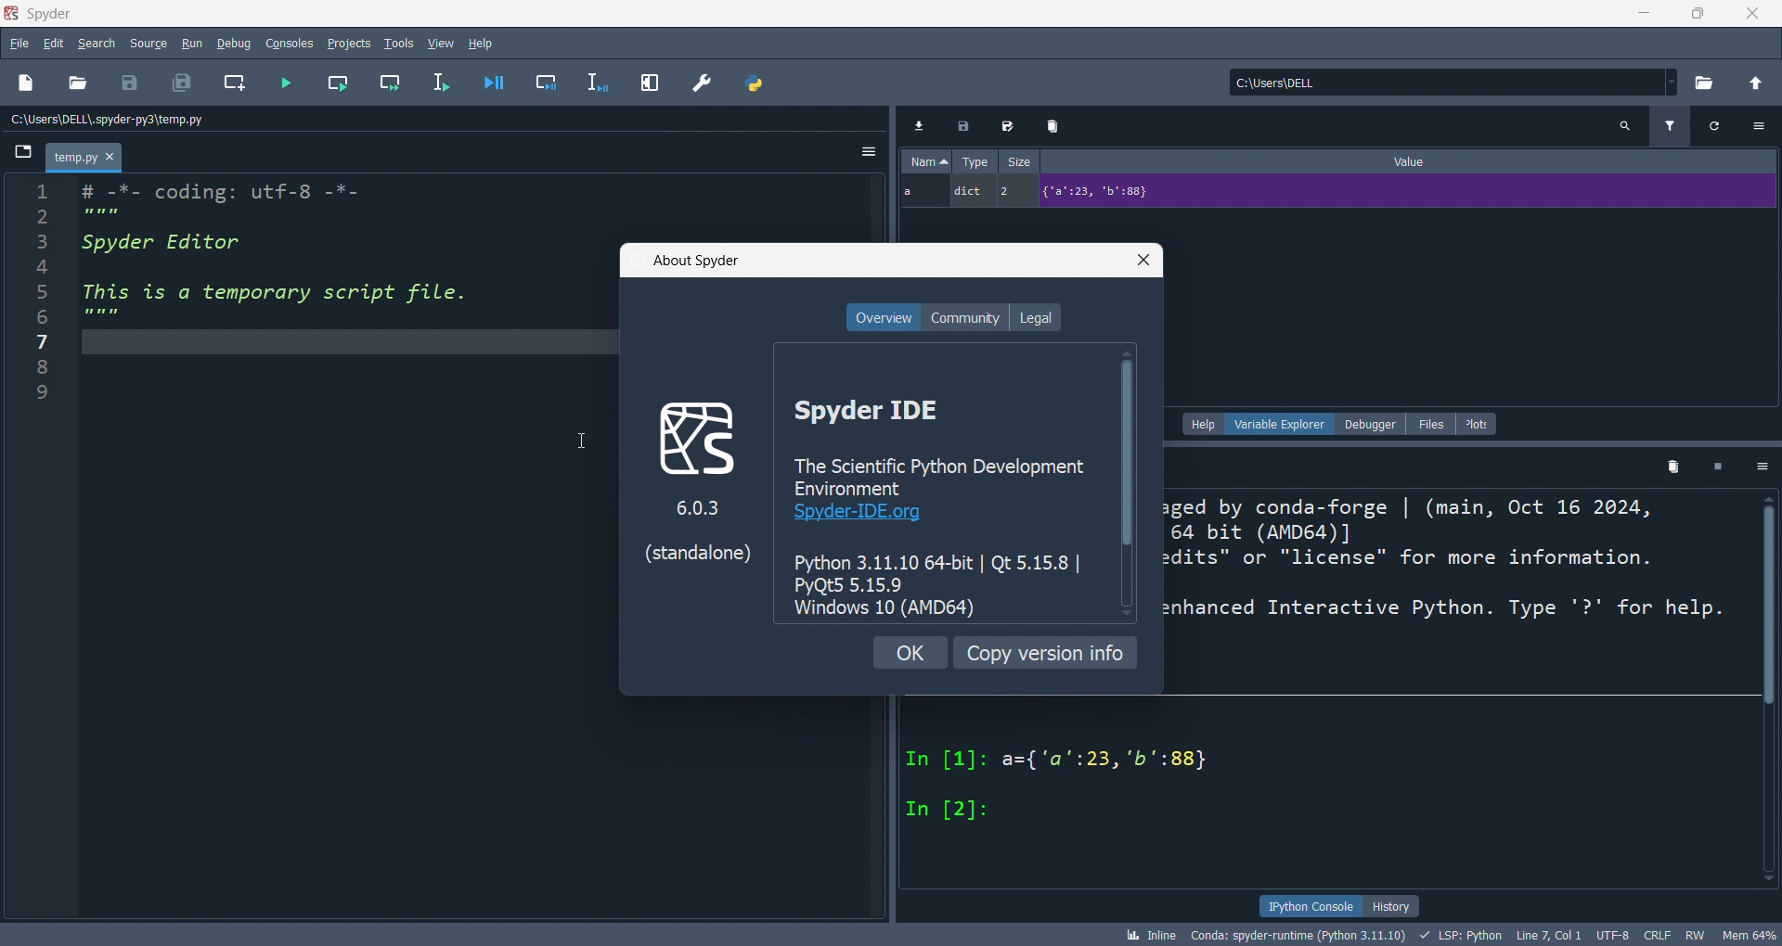 The height and width of the screenshot is (946, 1782). Describe the element at coordinates (1409, 160) in the screenshot. I see `Value` at that location.